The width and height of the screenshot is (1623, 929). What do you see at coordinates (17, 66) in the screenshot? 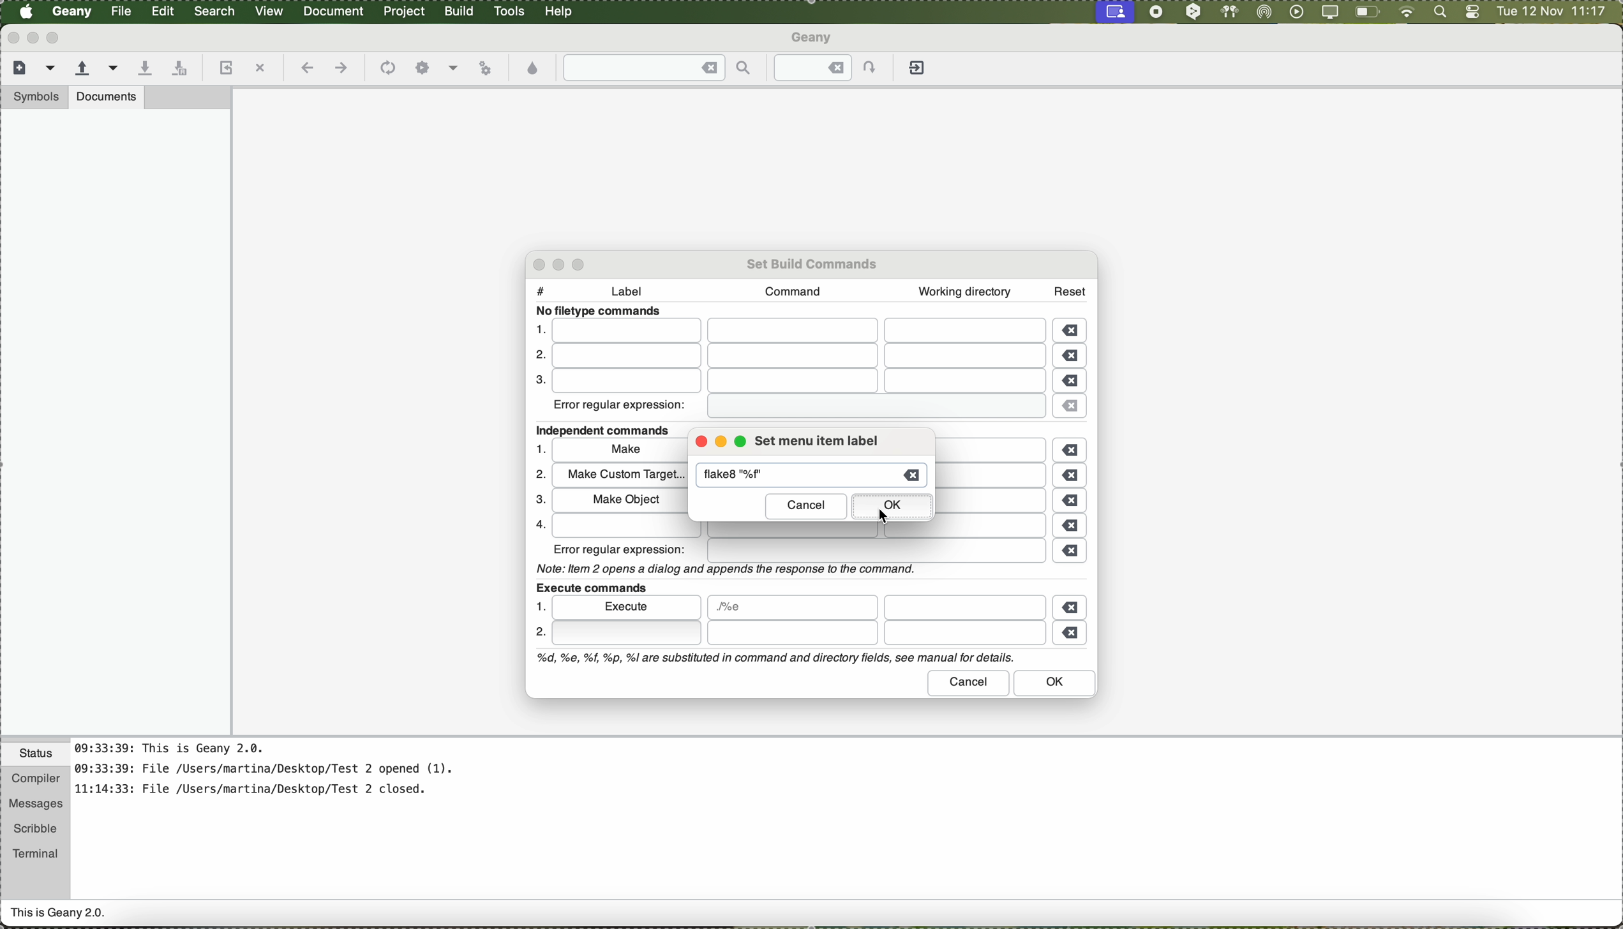
I see `new file` at bounding box center [17, 66].